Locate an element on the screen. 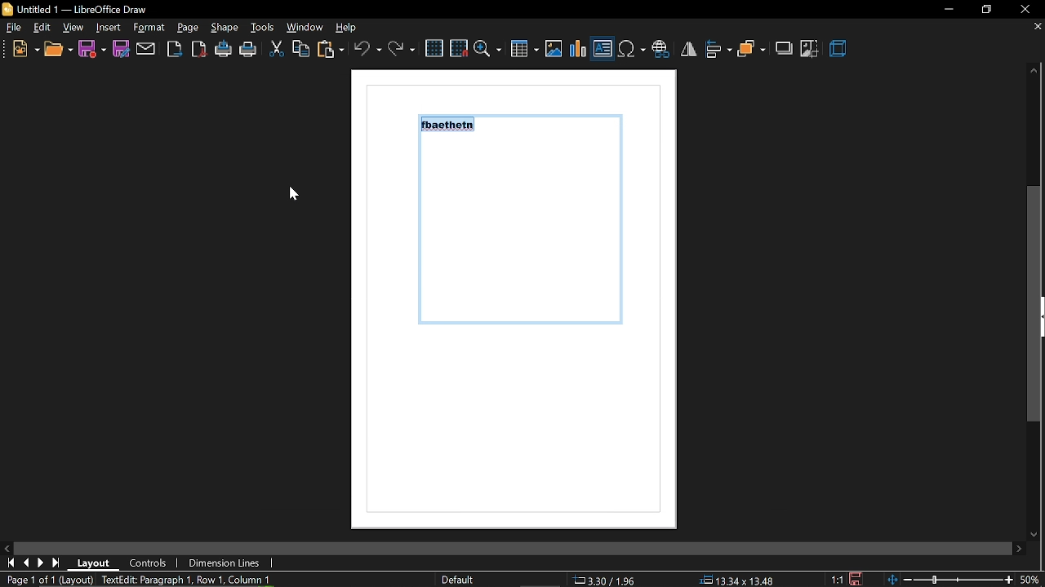  MOve left is located at coordinates (7, 547).